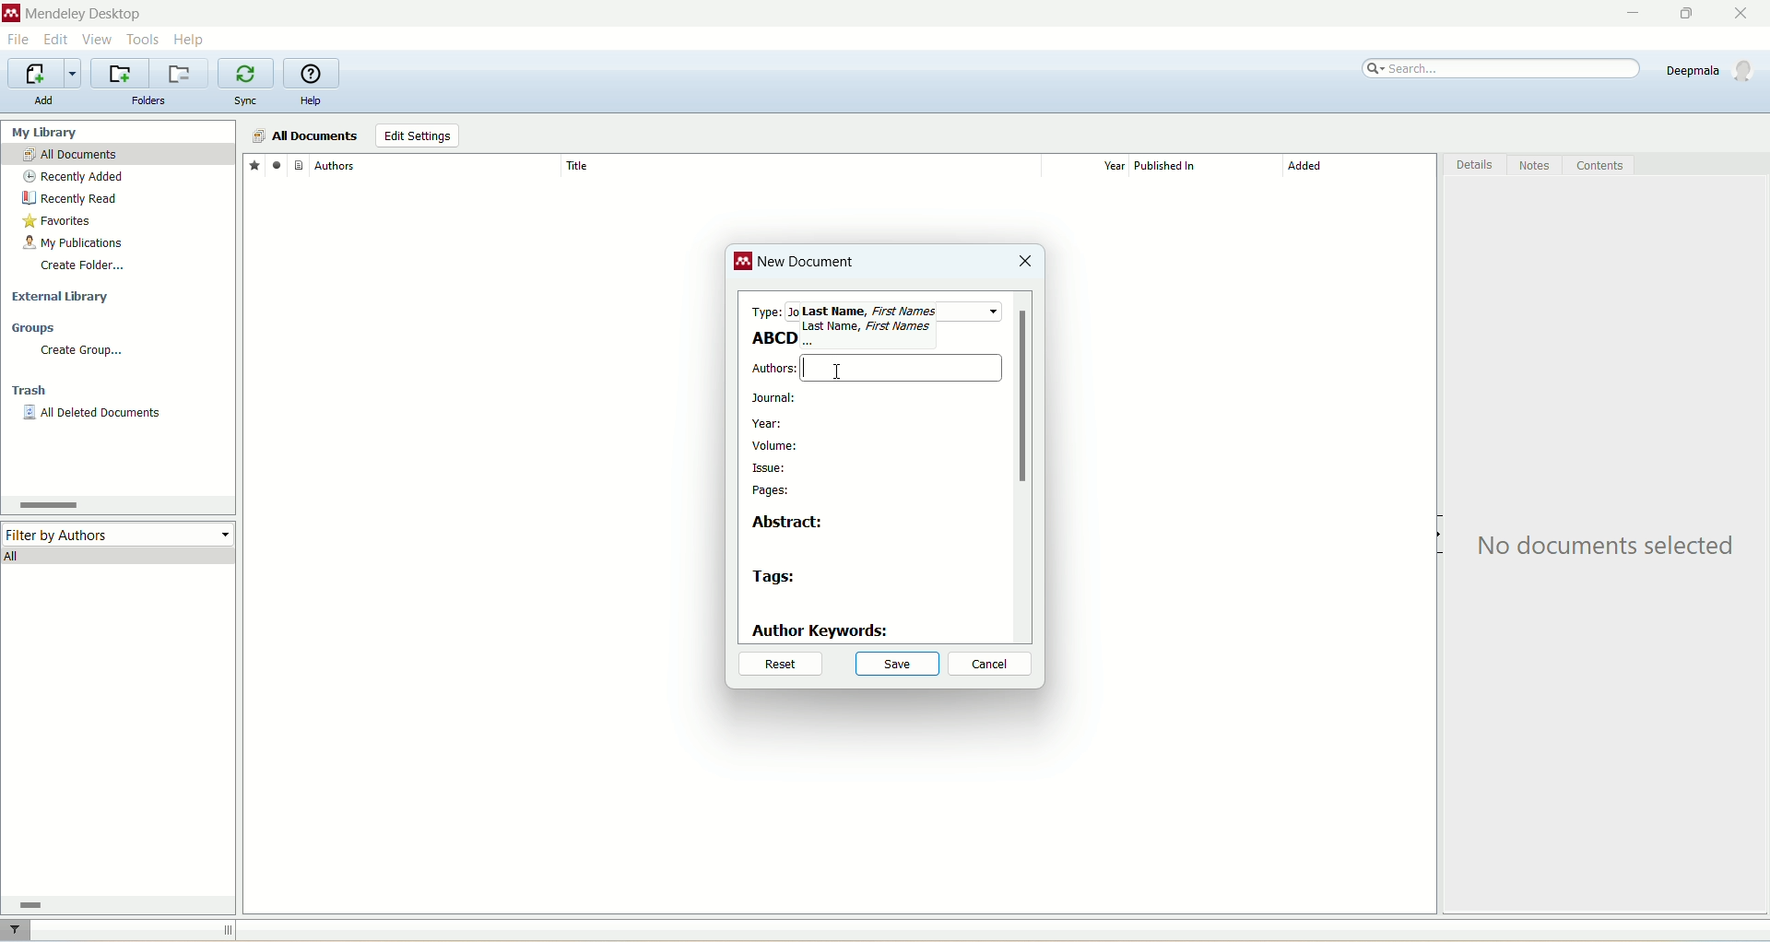 The image size is (1770, 942). What do you see at coordinates (191, 39) in the screenshot?
I see `help` at bounding box center [191, 39].